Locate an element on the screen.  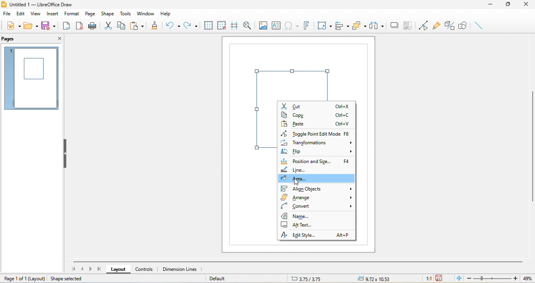
special character is located at coordinates (293, 26).